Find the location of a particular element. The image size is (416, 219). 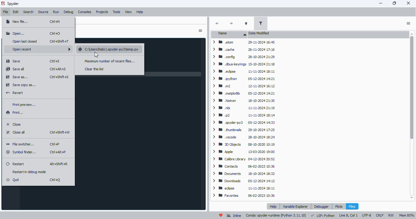

shortcut for new file is located at coordinates (55, 22).